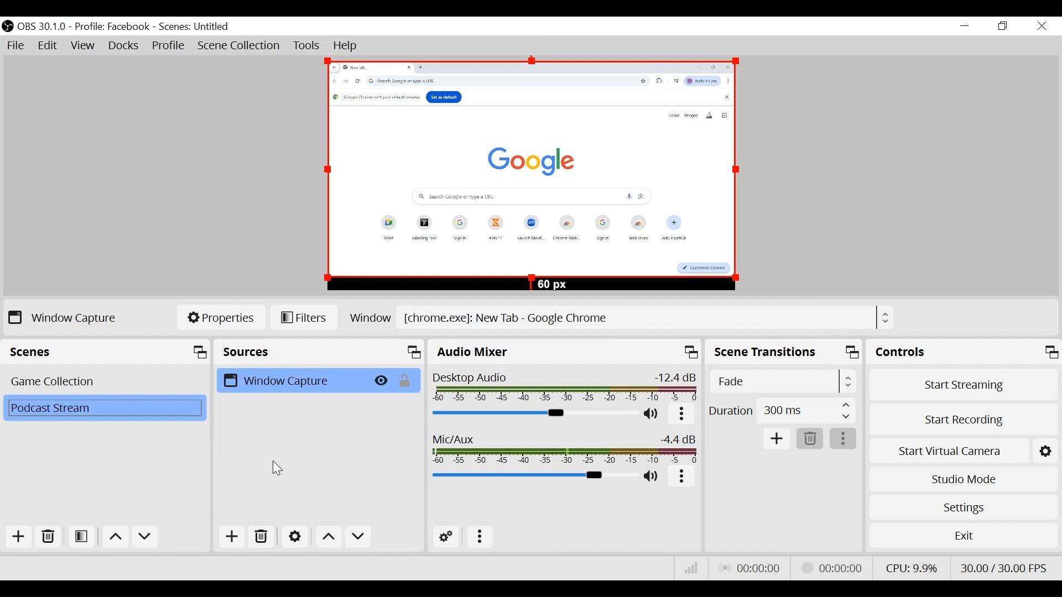 Image resolution: width=1062 pixels, height=597 pixels. I want to click on Desktop Audio, so click(565, 387).